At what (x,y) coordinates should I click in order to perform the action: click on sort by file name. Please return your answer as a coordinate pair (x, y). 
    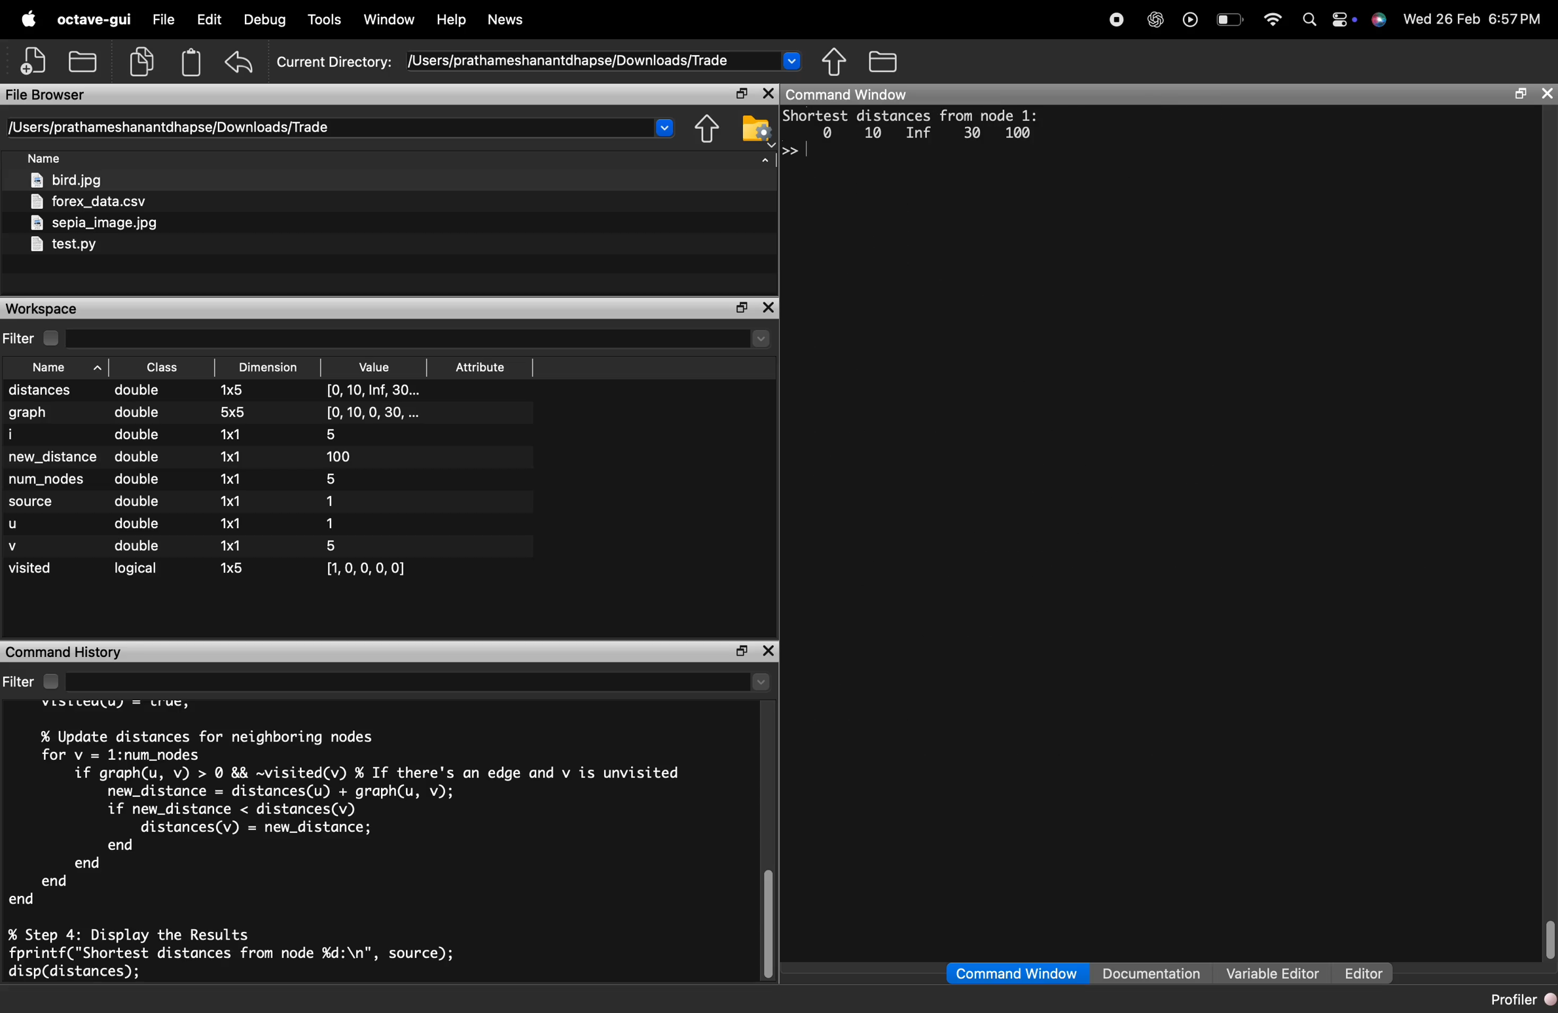
    Looking at the image, I should click on (43, 158).